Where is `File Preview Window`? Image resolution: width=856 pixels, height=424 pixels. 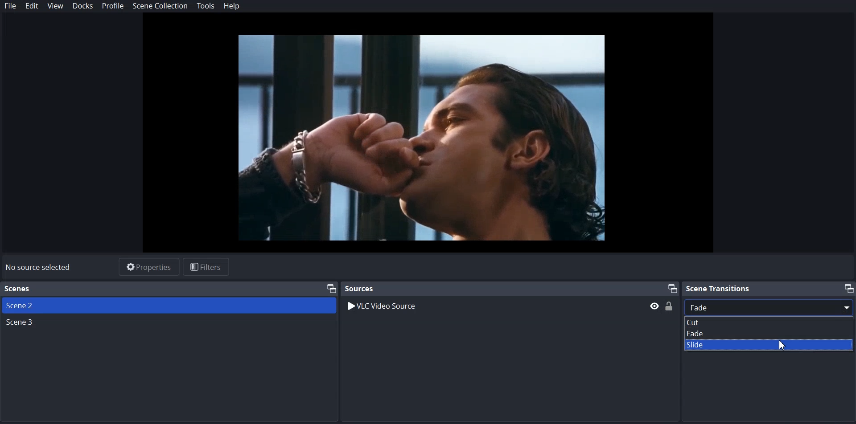
File Preview Window is located at coordinates (420, 138).